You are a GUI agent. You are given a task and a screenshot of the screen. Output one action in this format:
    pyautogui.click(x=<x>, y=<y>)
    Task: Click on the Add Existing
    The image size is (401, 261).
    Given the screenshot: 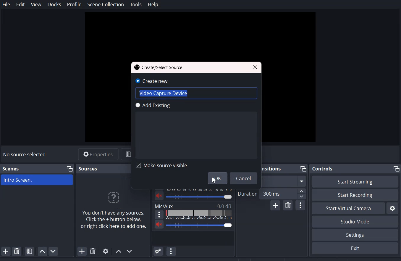 What is the action you would take?
    pyautogui.click(x=197, y=118)
    